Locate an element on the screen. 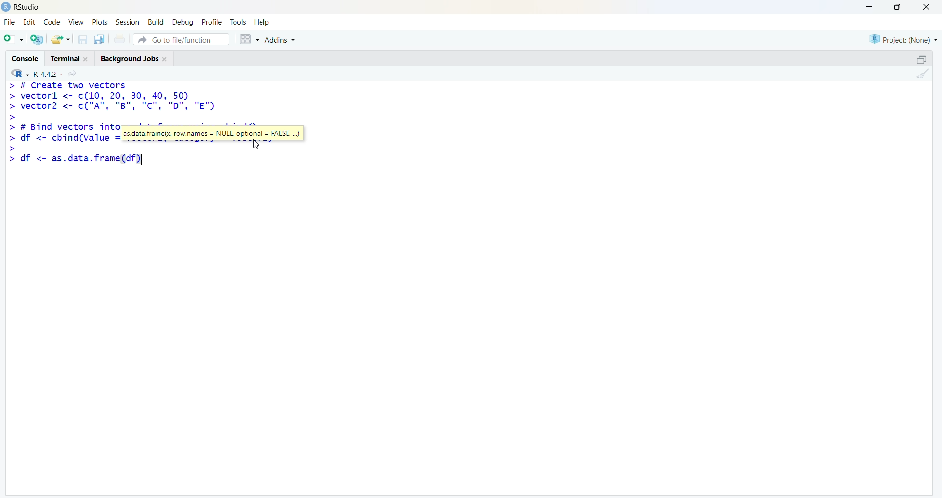 This screenshot has height=498, width=942. clear console is located at coordinates (923, 74).